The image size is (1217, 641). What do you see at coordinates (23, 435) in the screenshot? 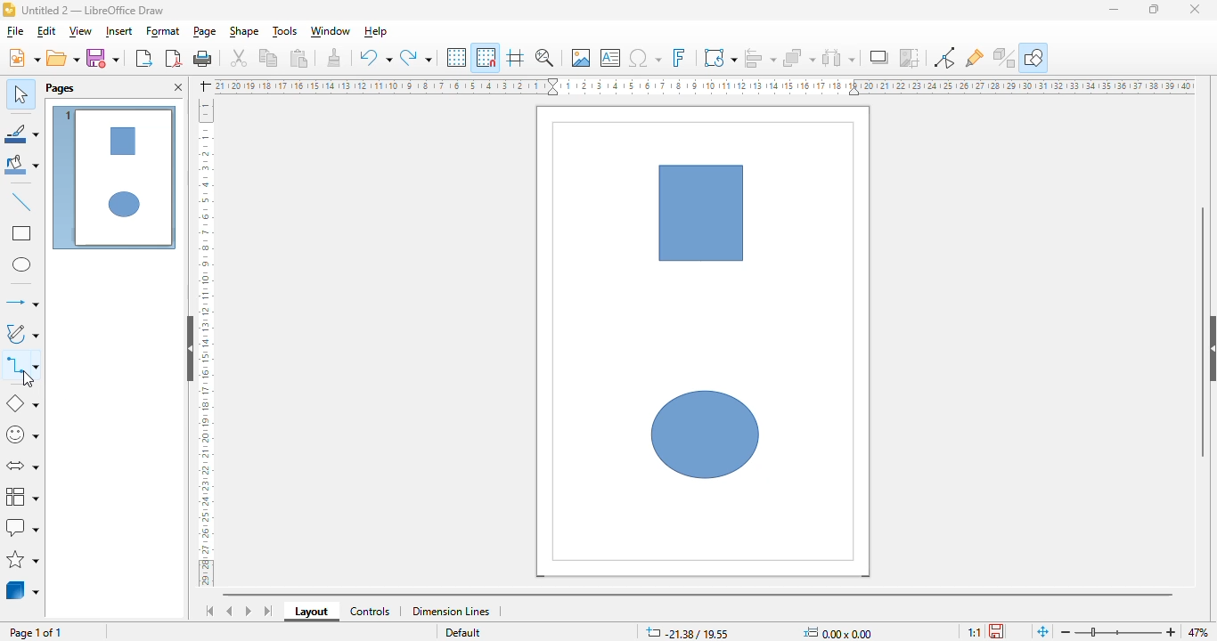
I see `symbol shapes` at bounding box center [23, 435].